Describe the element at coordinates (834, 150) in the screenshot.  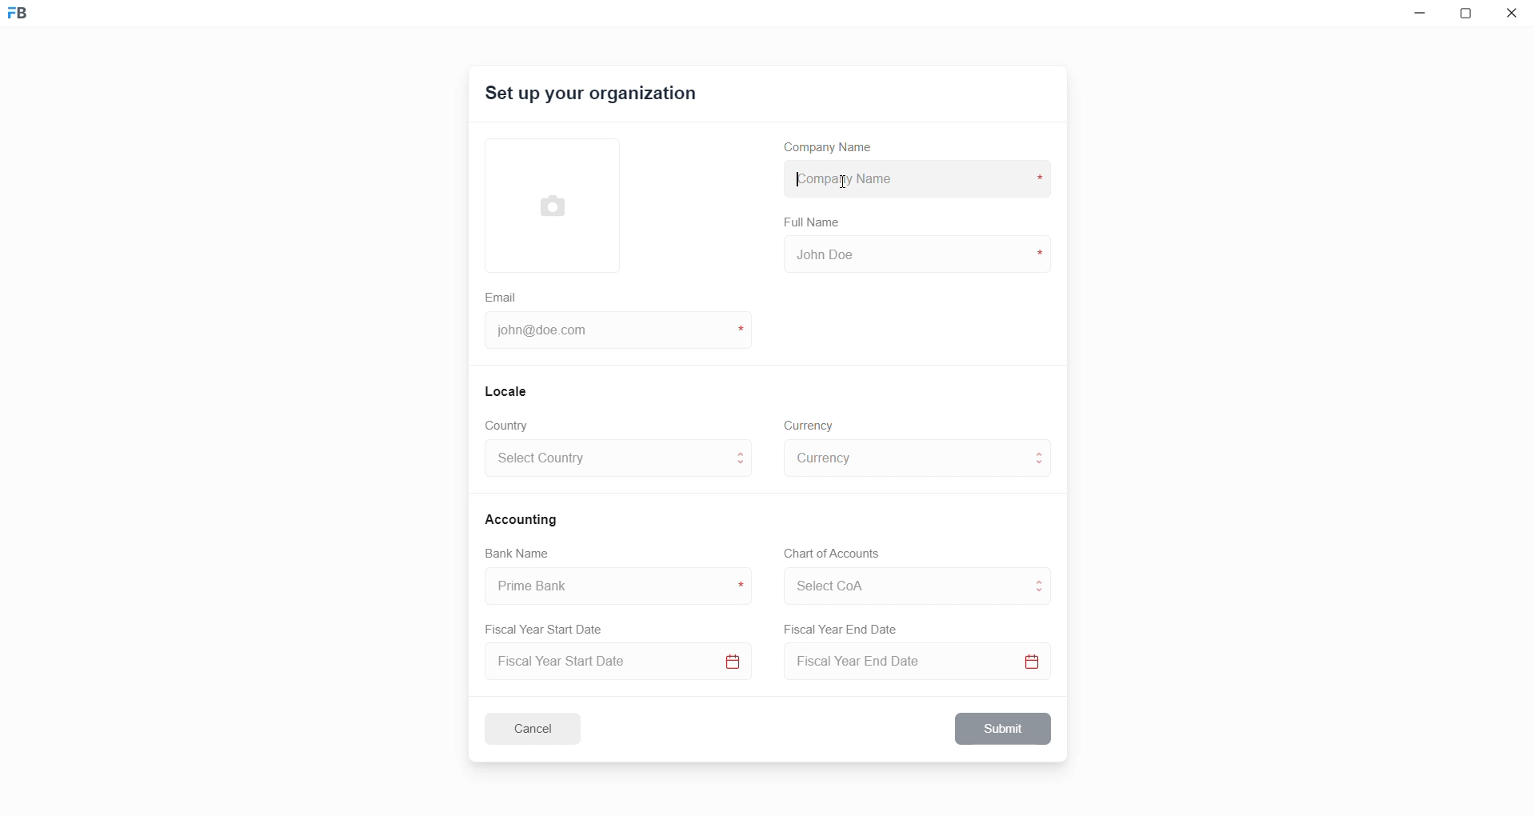
I see `Company Name` at that location.